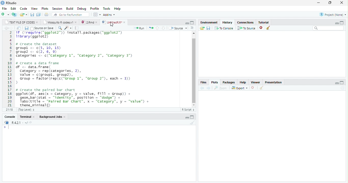 The height and width of the screenshot is (183, 348). Describe the element at coordinates (106, 8) in the screenshot. I see `tools` at that location.